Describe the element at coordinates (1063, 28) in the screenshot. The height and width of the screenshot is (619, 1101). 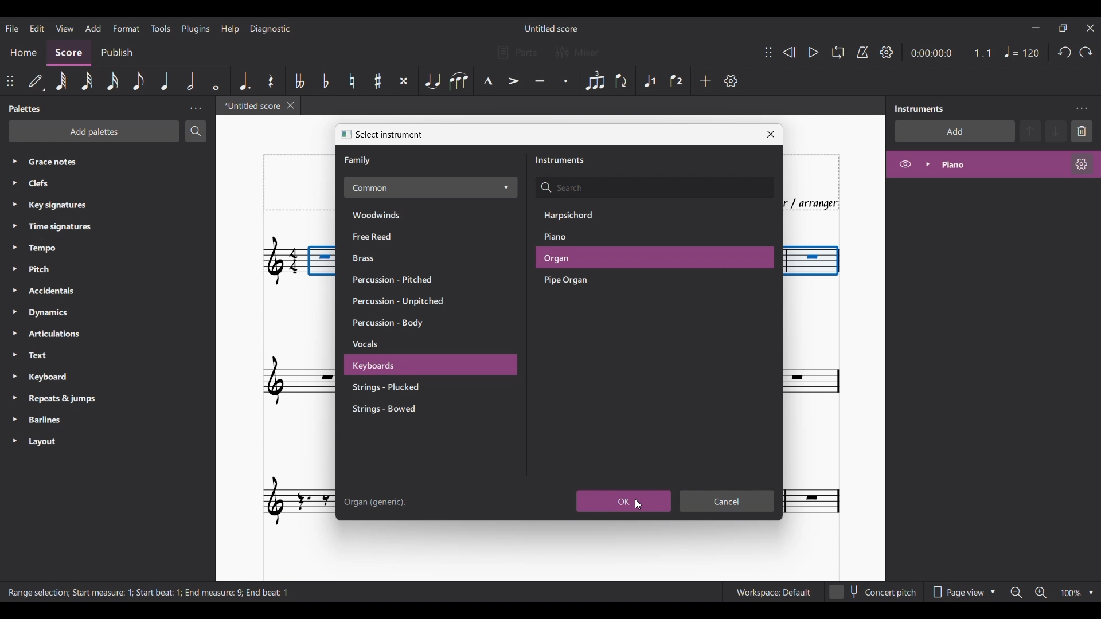
I see `Show in a smaller interface` at that location.